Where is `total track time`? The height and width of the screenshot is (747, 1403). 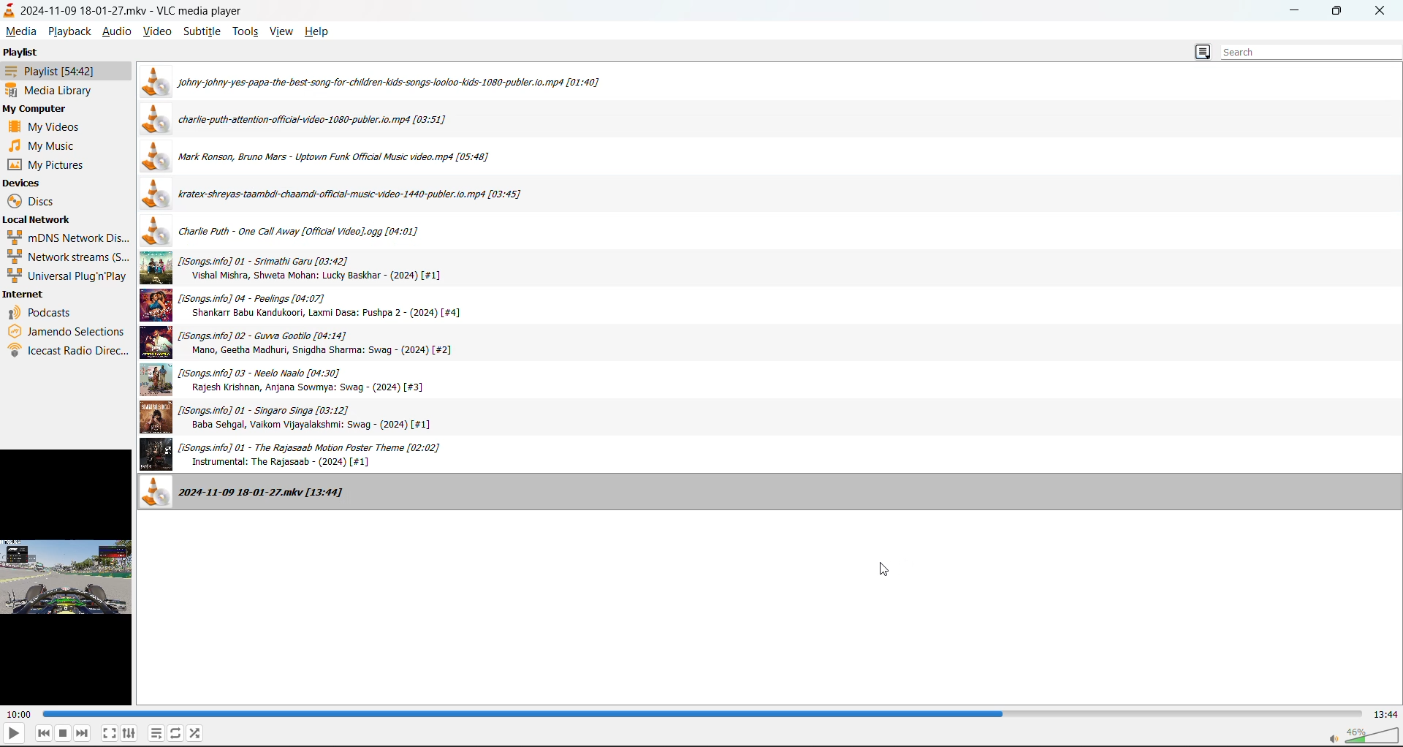
total track time is located at coordinates (1386, 715).